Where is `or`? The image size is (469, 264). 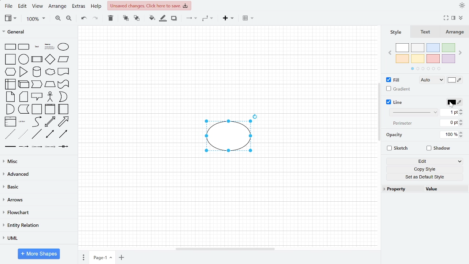 or is located at coordinates (63, 97).